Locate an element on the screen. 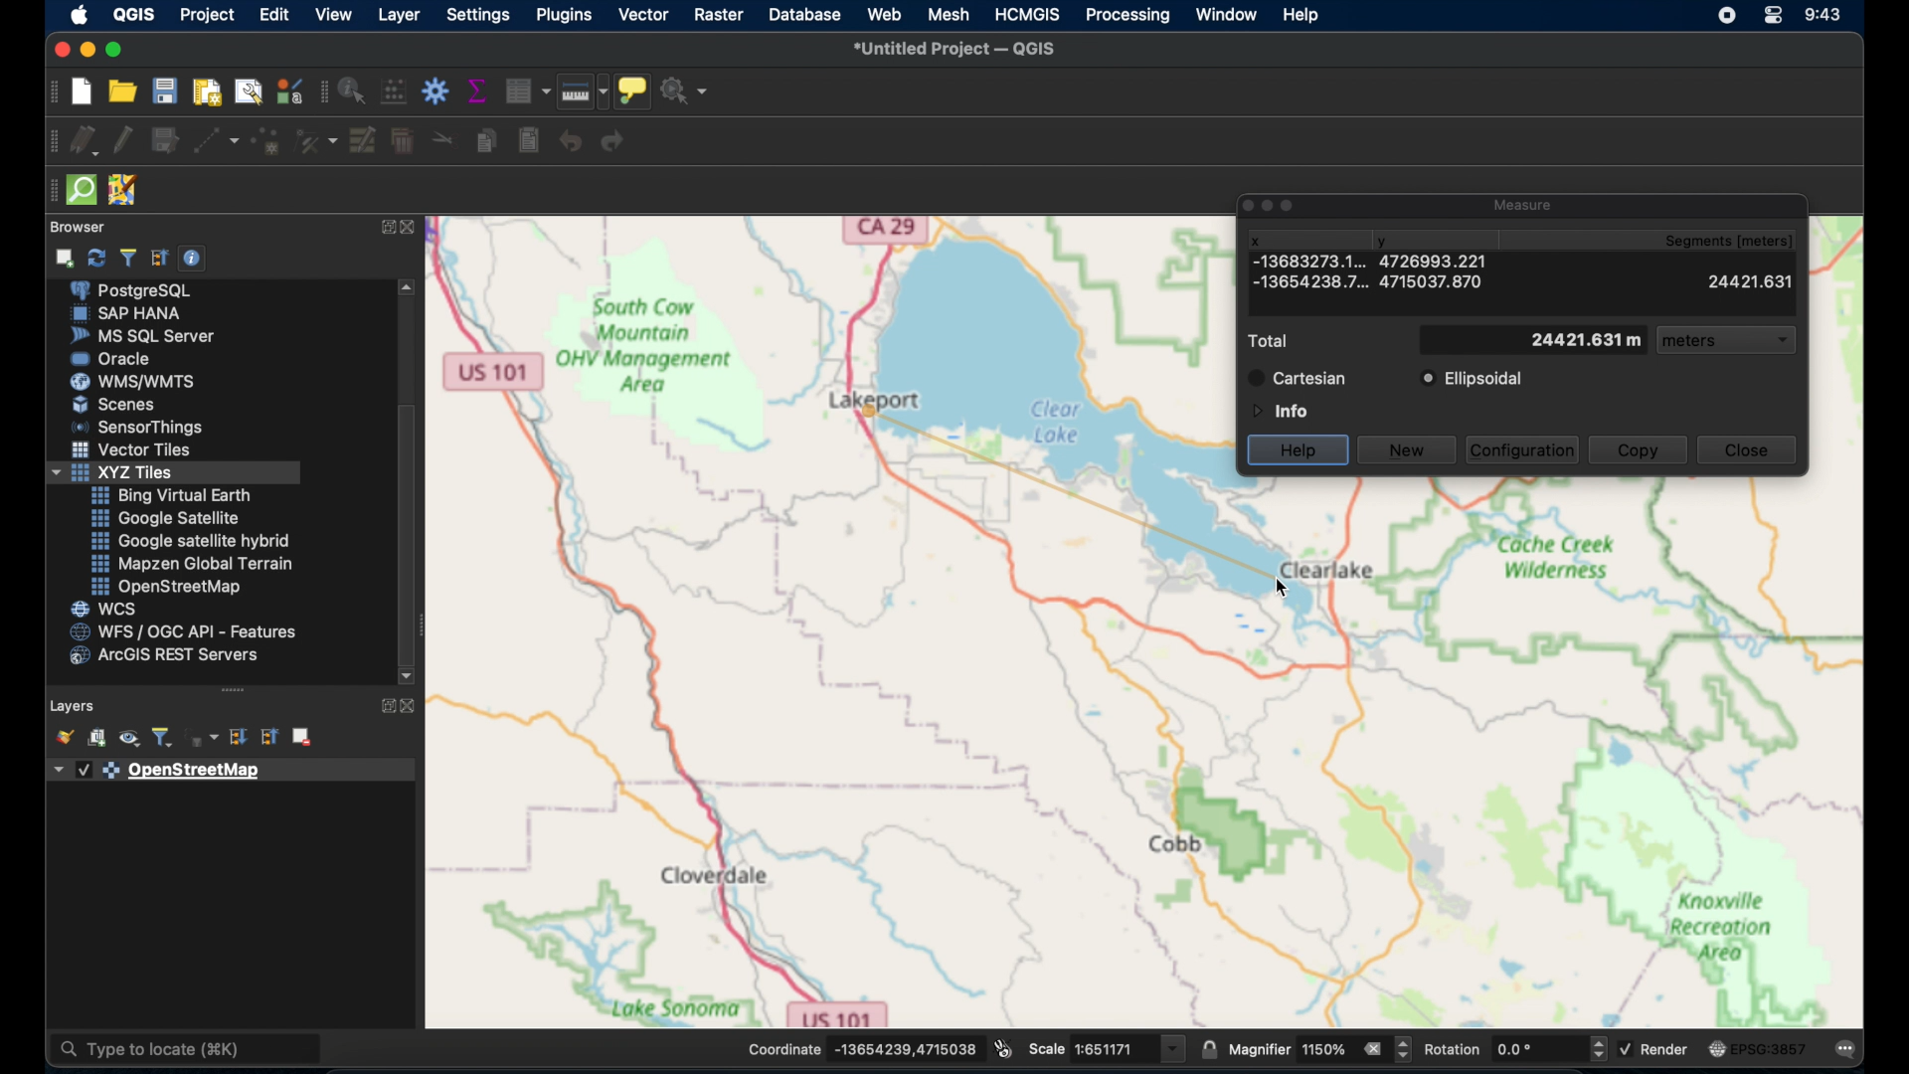 Image resolution: width=1909 pixels, height=1074 pixels. layer is located at coordinates (399, 14).